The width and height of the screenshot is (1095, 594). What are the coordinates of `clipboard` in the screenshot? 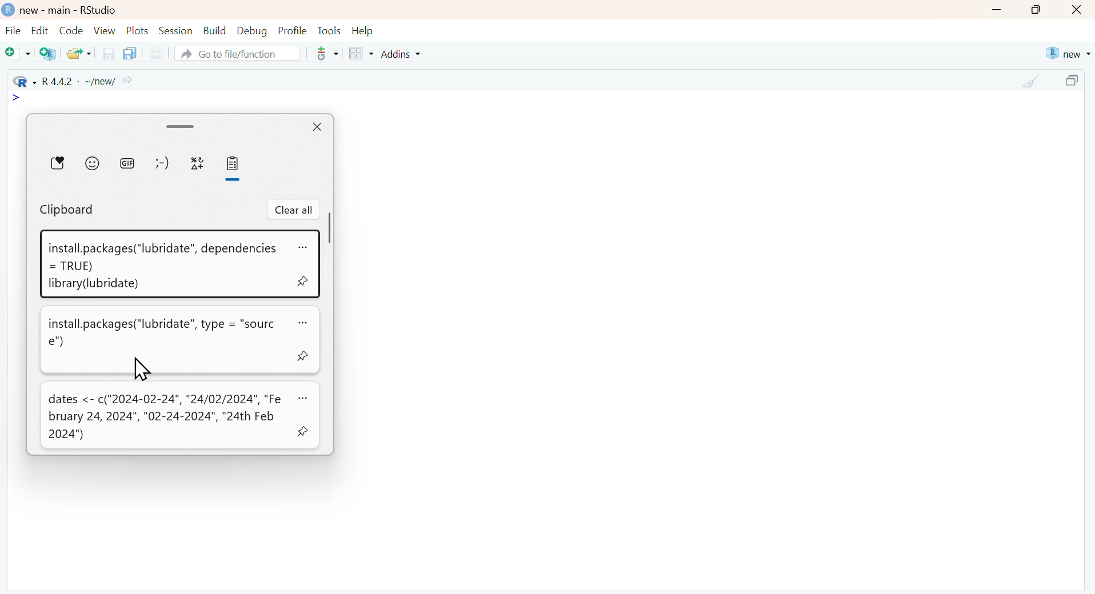 It's located at (67, 210).